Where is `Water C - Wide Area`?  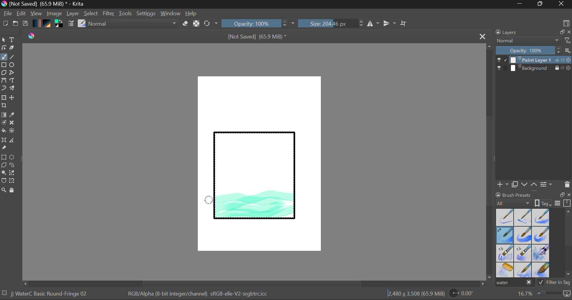 Water C - Wide Area is located at coordinates (542, 270).